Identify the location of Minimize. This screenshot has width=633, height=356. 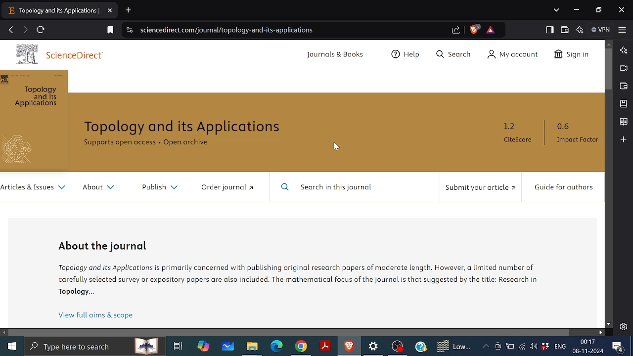
(578, 10).